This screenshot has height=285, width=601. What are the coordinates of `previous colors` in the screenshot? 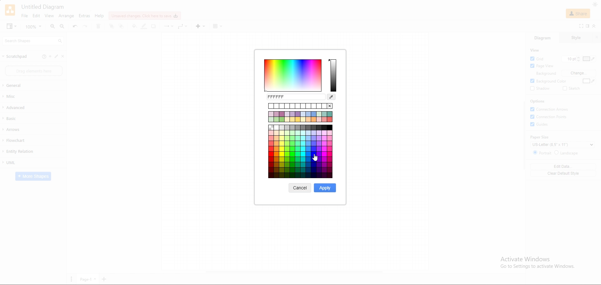 It's located at (300, 106).